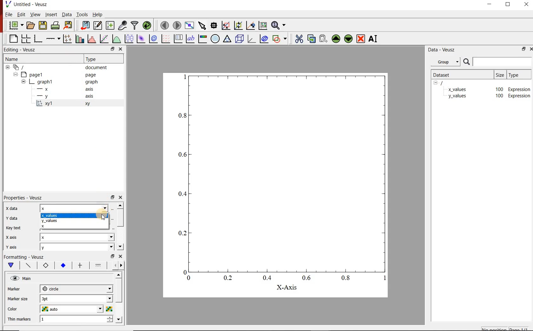 This screenshot has width=533, height=331. What do you see at coordinates (14, 289) in the screenshot?
I see `Marker` at bounding box center [14, 289].